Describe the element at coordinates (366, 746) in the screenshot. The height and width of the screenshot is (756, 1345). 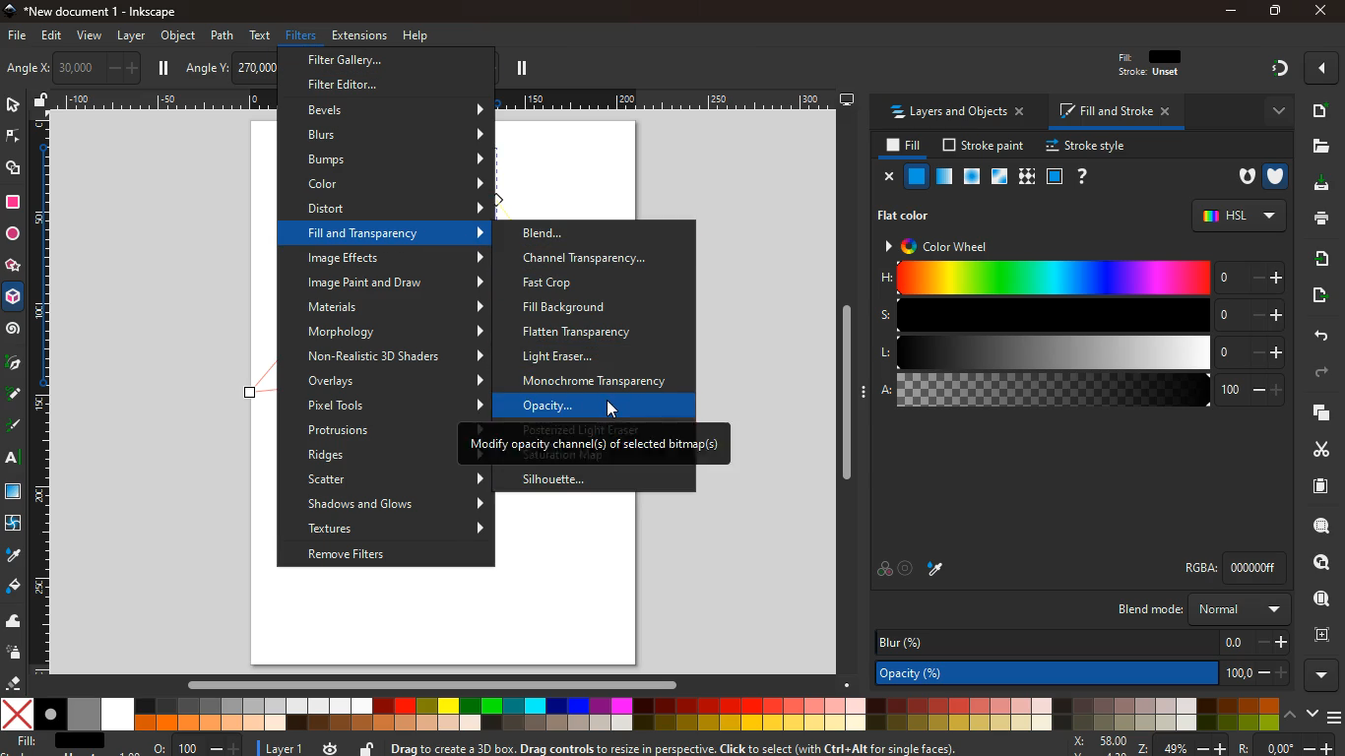
I see `unlock` at that location.